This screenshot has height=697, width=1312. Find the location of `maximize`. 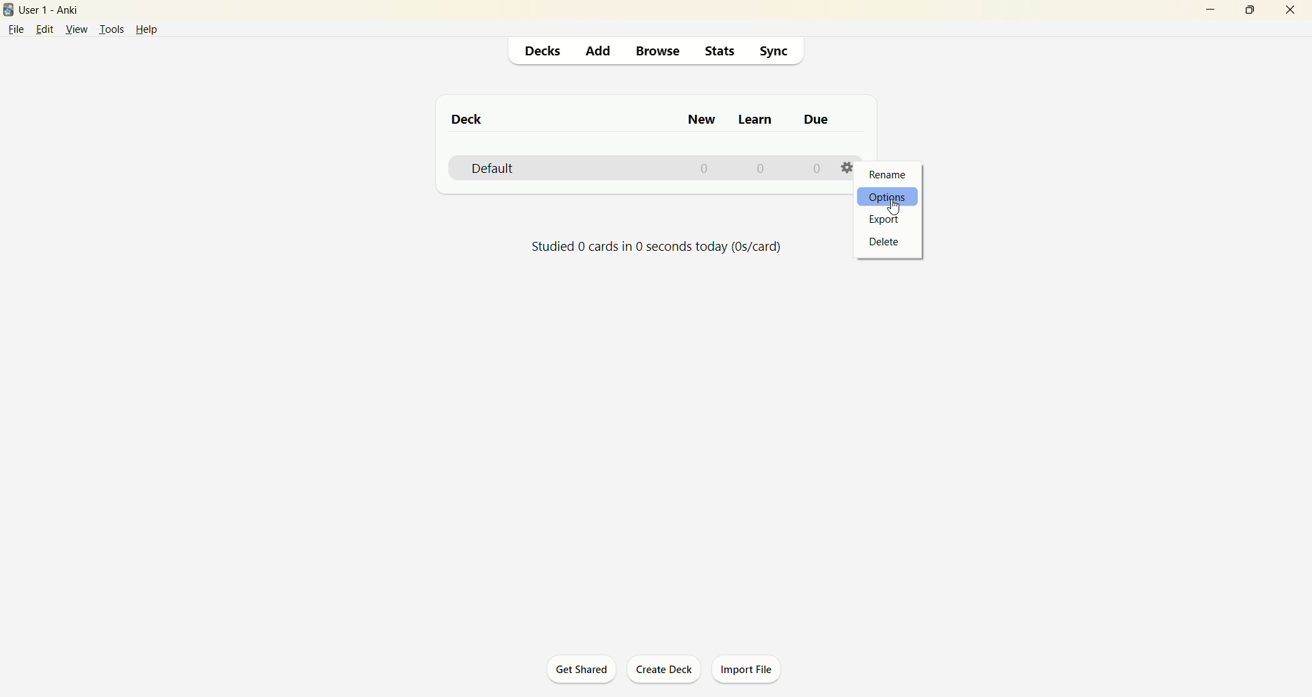

maximize is located at coordinates (1244, 10).